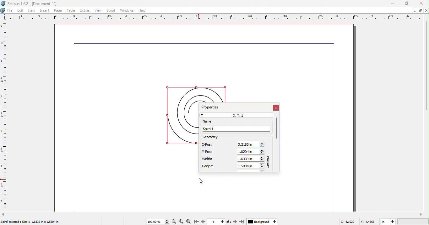  Describe the element at coordinates (208, 159) in the screenshot. I see `width` at that location.